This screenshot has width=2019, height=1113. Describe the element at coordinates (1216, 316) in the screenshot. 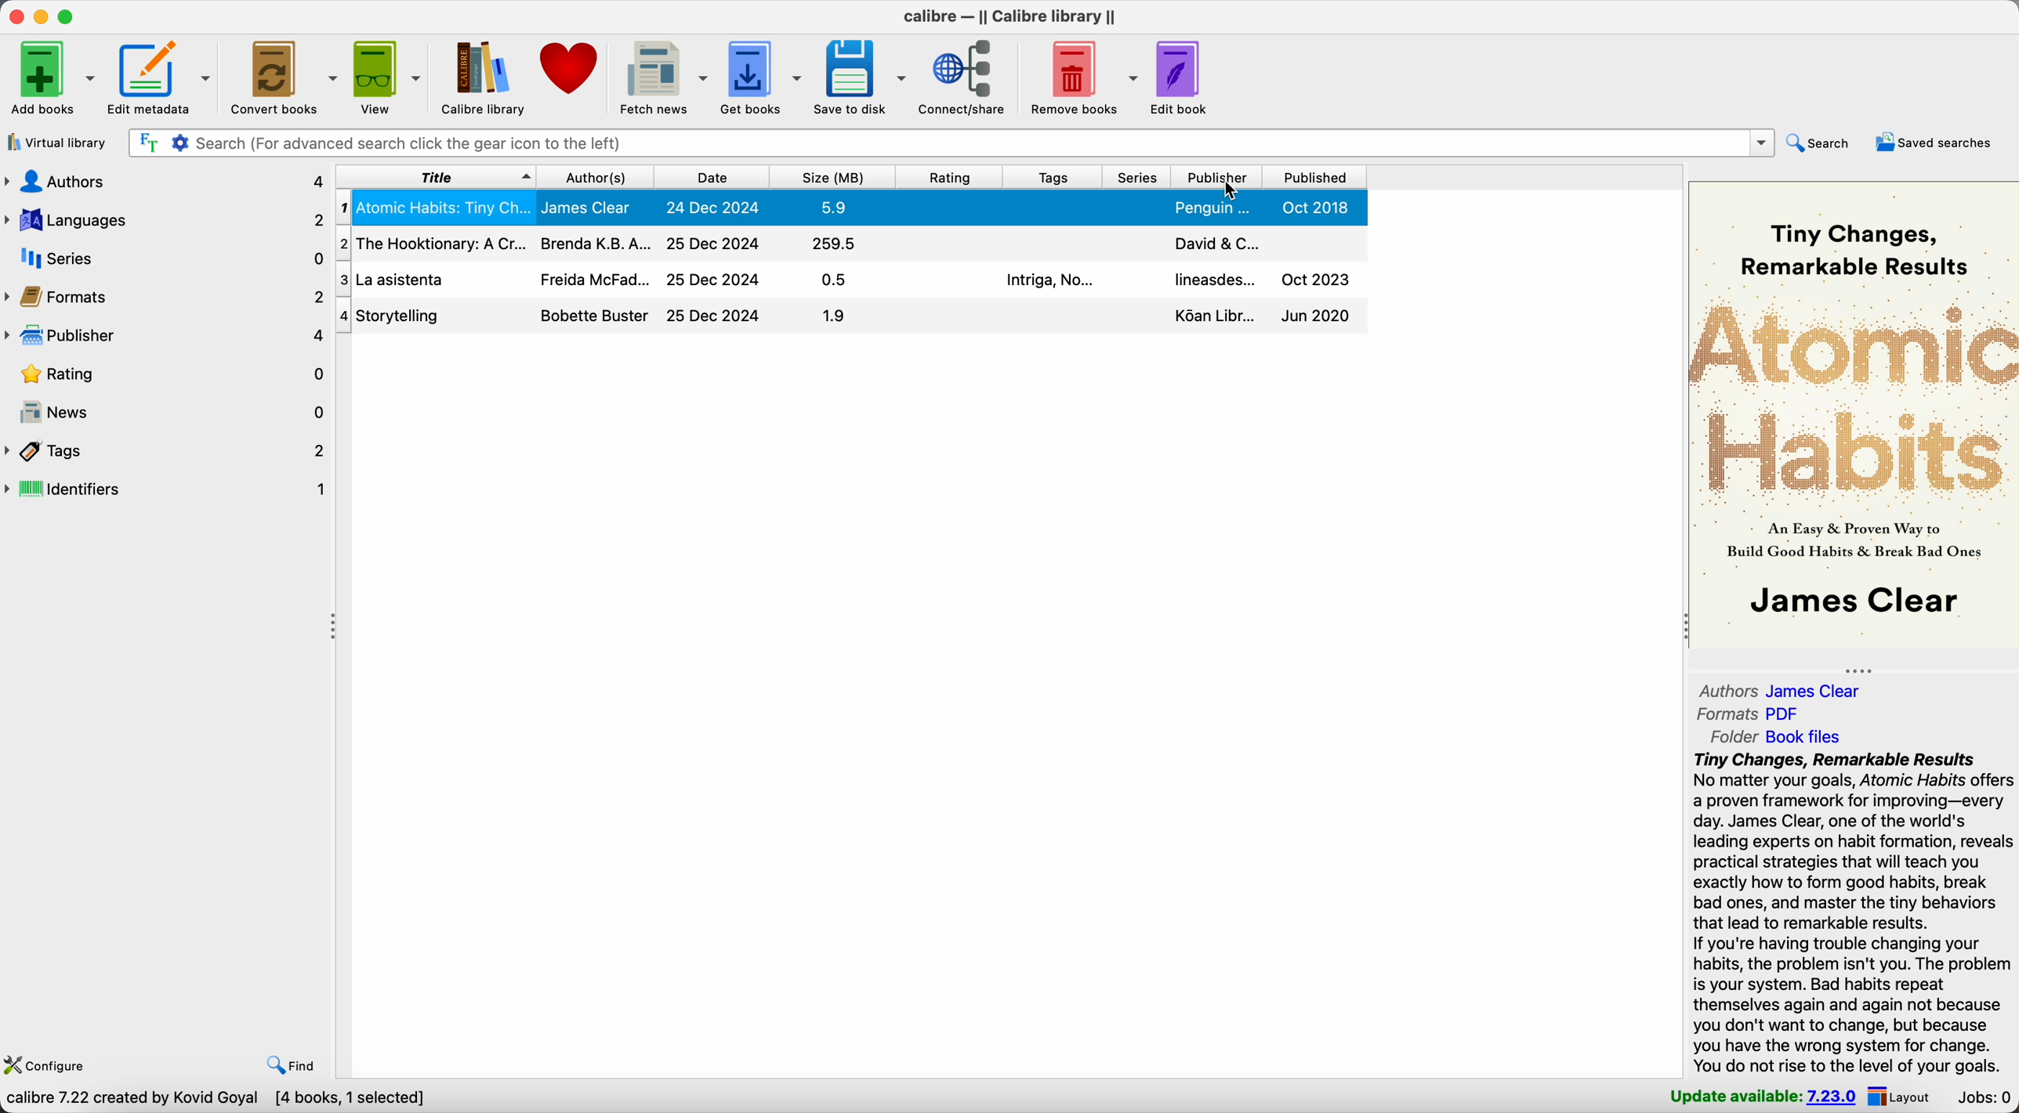

I see `Koan libr` at that location.